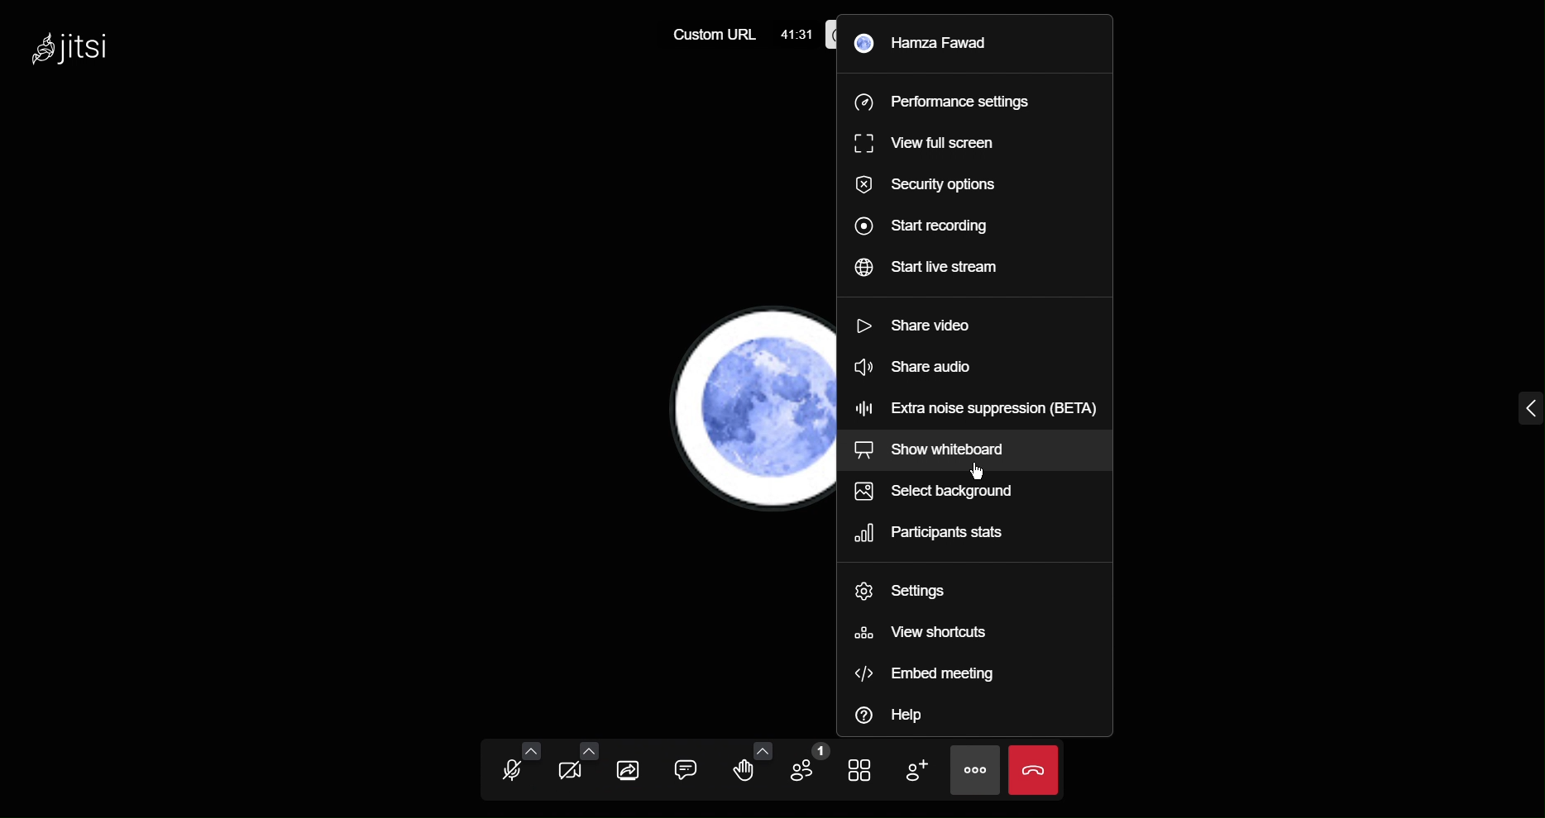 This screenshot has height=818, width=1545. I want to click on Embed meeting, so click(922, 673).